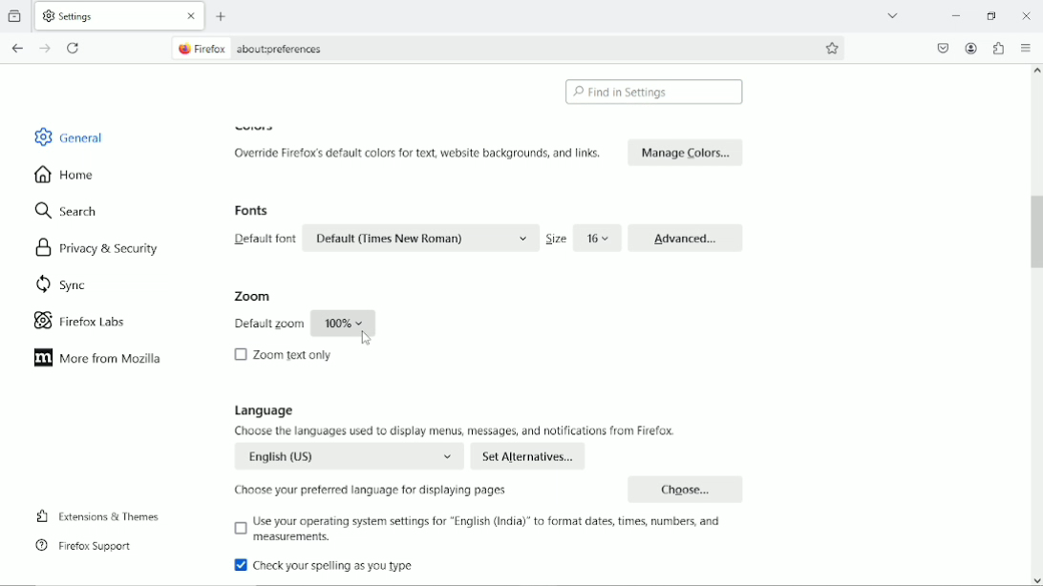 The height and width of the screenshot is (586, 1043). I want to click on Manage Colors..., so click(686, 152).